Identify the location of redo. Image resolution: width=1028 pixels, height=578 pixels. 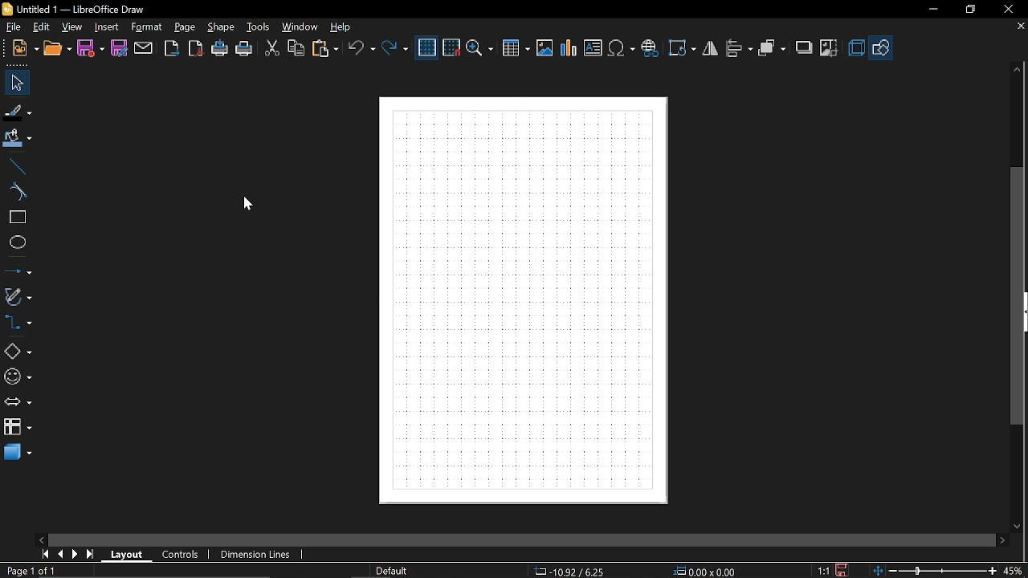
(397, 47).